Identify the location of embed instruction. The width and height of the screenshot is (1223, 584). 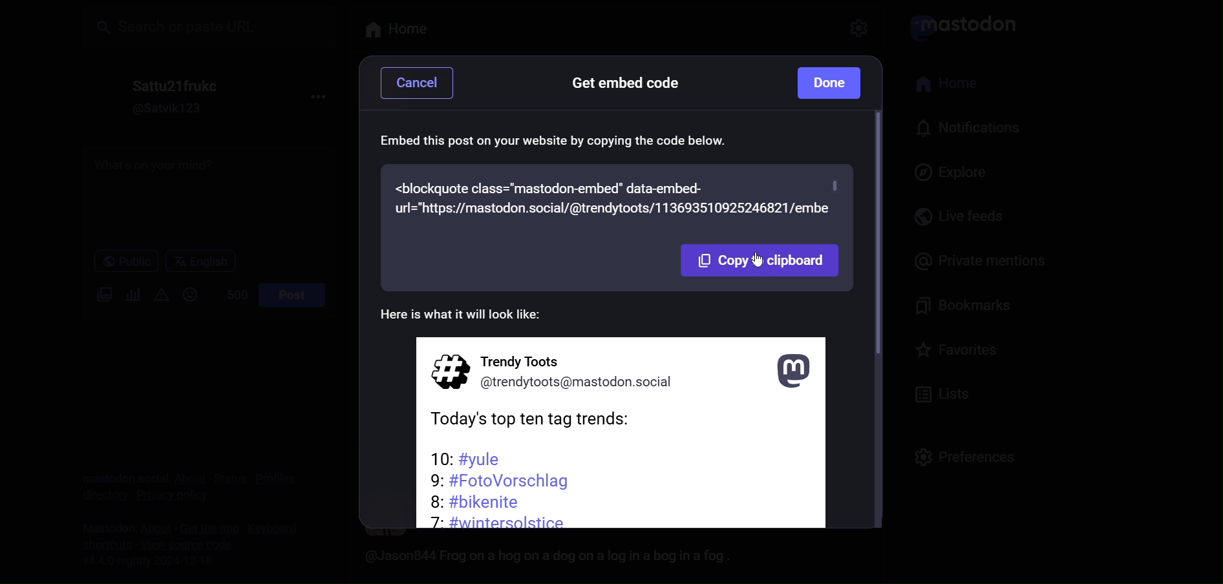
(558, 142).